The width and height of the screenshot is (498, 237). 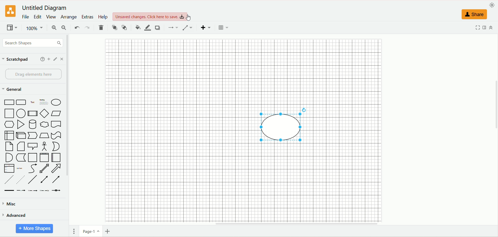 What do you see at coordinates (20, 124) in the screenshot?
I see `triangle` at bounding box center [20, 124].